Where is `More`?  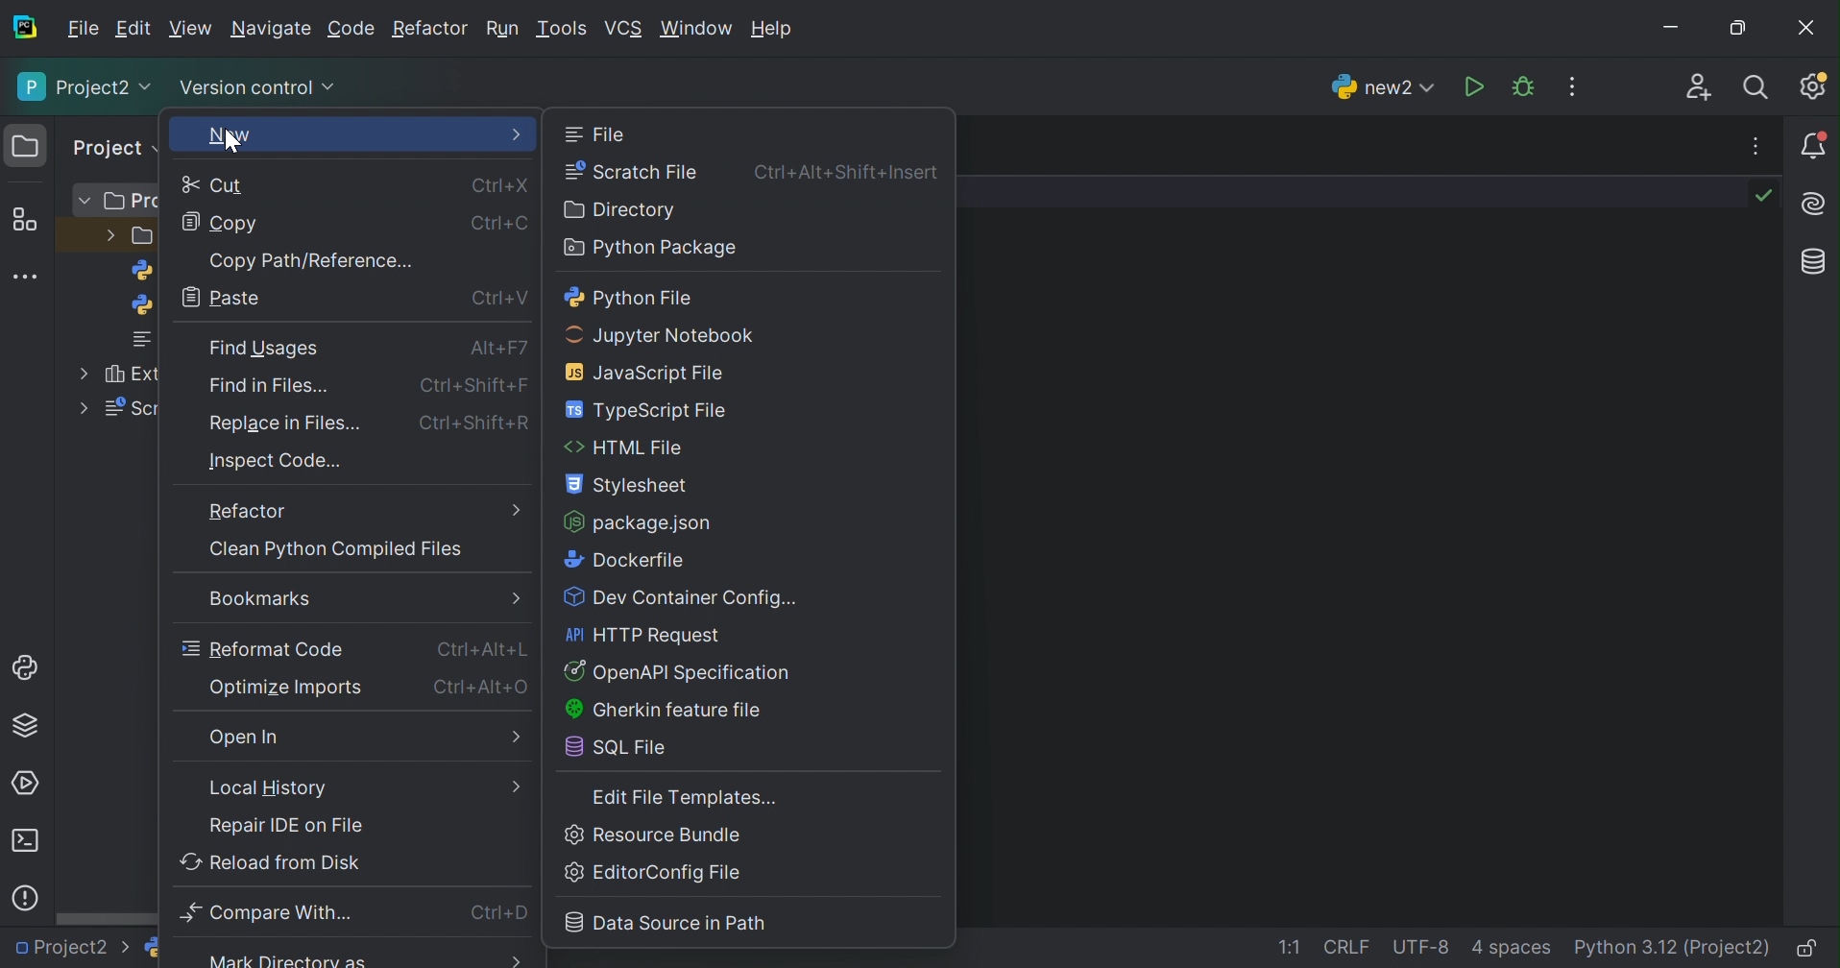
More is located at coordinates (80, 370).